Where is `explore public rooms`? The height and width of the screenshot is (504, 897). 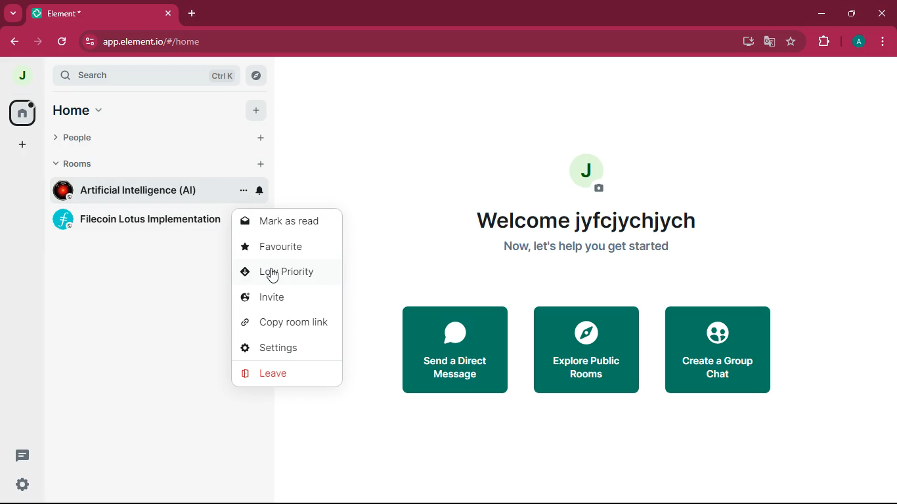 explore public rooms is located at coordinates (586, 352).